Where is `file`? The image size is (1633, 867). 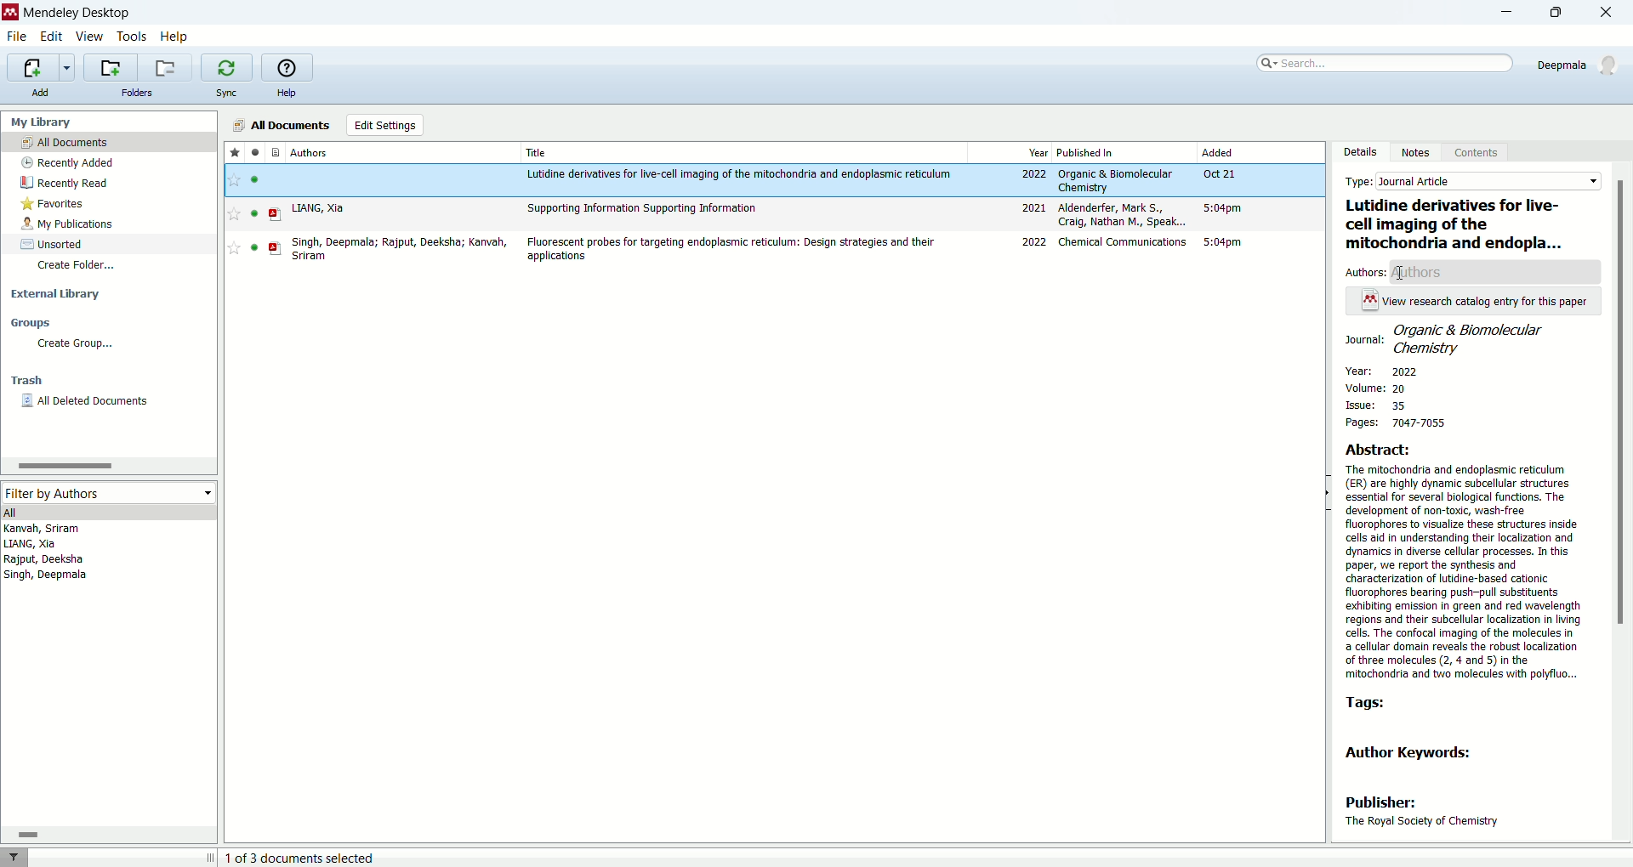 file is located at coordinates (20, 37).